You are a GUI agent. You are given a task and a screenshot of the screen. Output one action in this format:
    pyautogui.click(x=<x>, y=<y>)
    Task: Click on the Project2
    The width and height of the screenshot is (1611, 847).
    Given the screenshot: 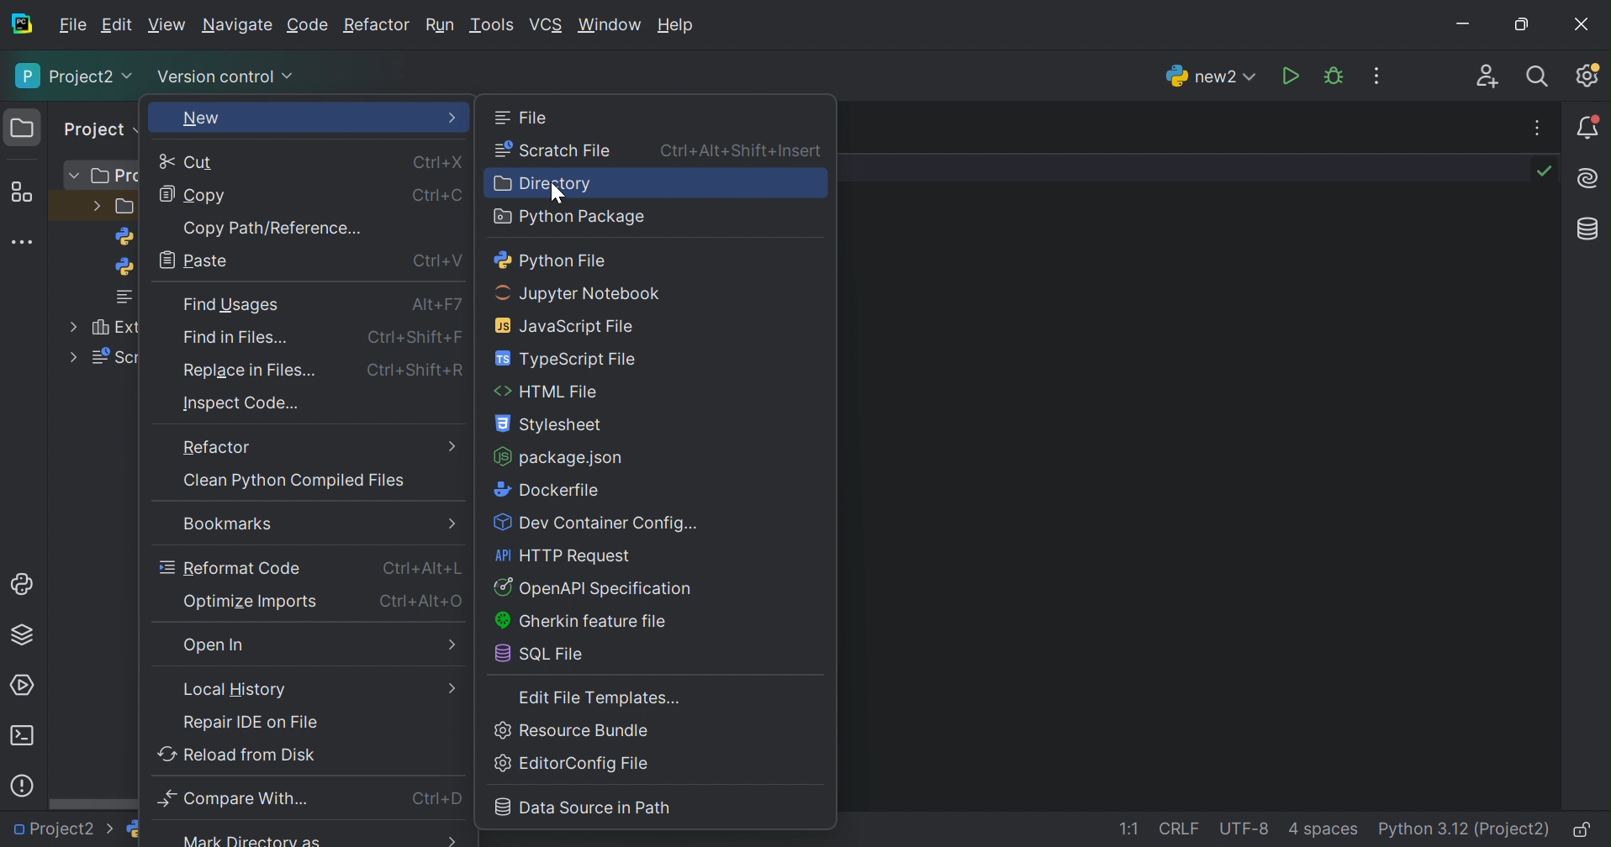 What is the action you would take?
    pyautogui.click(x=62, y=833)
    